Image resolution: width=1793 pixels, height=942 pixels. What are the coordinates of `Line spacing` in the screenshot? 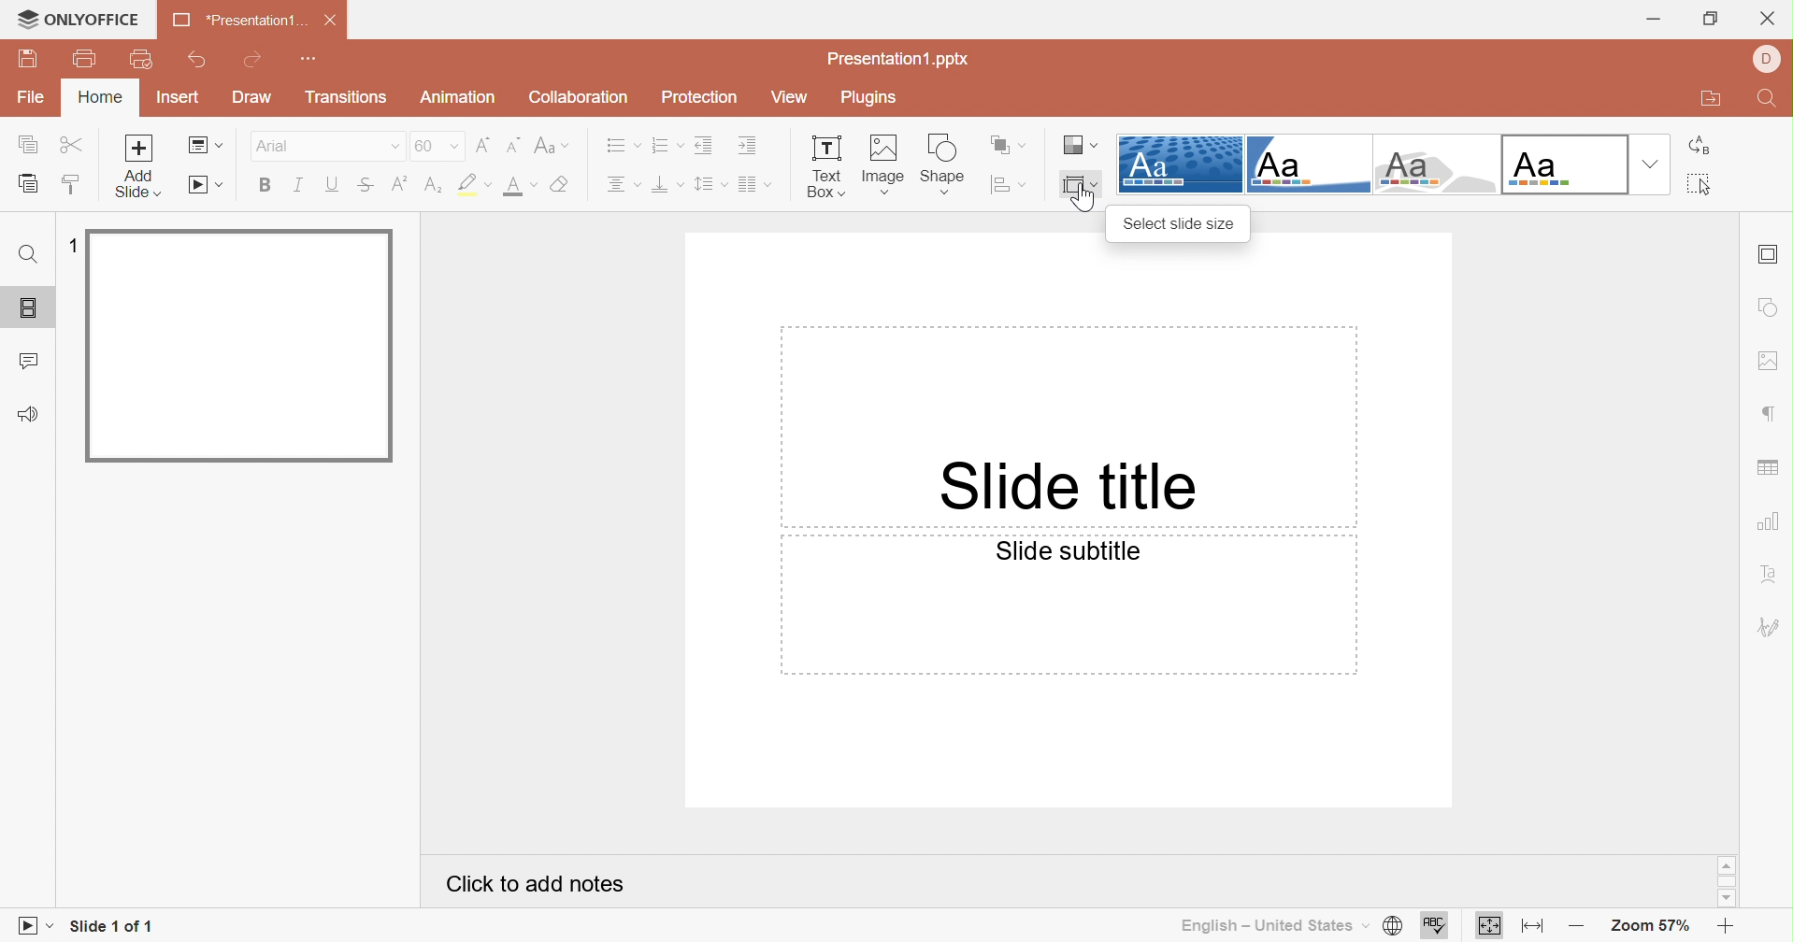 It's located at (710, 185).